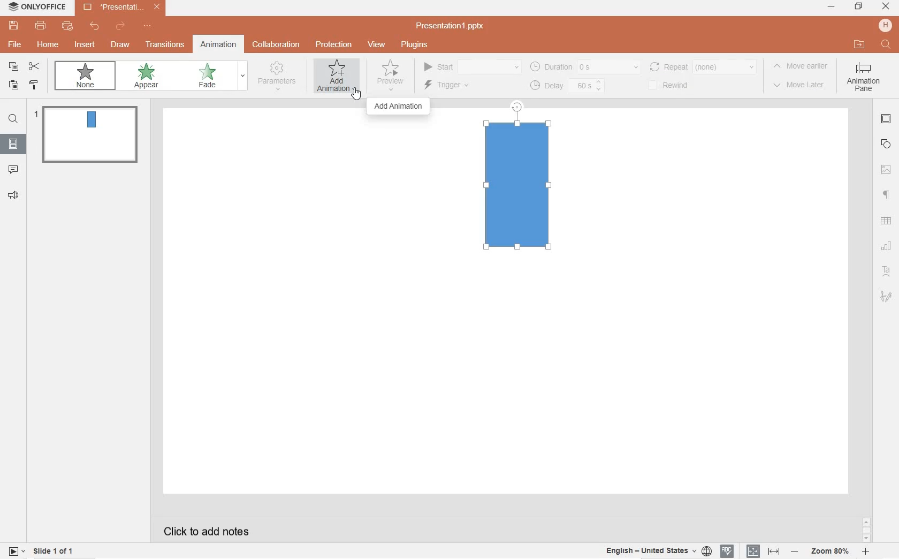 The height and width of the screenshot is (559, 899). Describe the element at coordinates (885, 25) in the screenshot. I see `HP` at that location.